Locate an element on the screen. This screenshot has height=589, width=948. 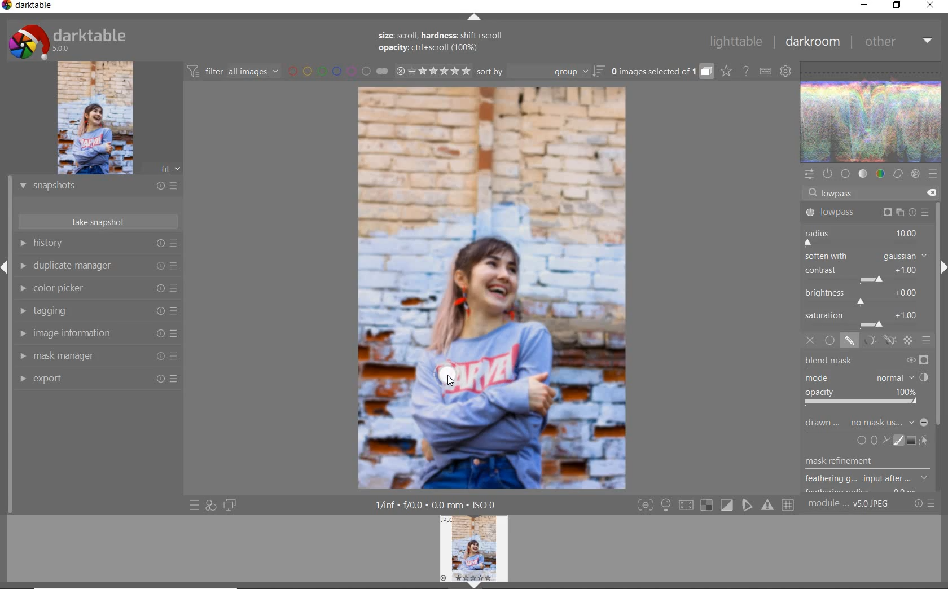
Toggle modes is located at coordinates (715, 506).